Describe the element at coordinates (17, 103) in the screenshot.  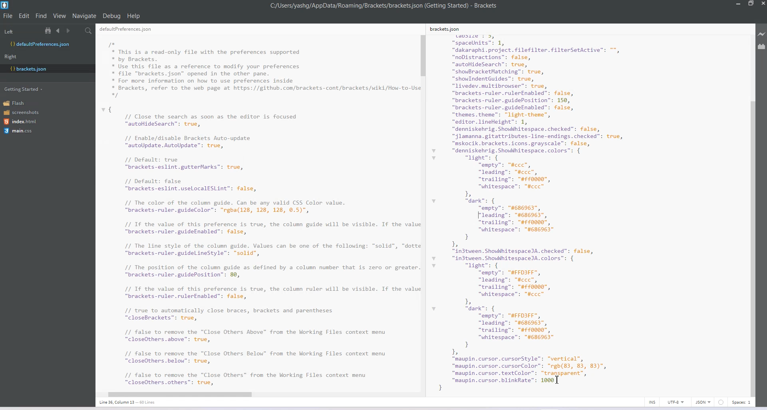
I see `Flash` at that location.